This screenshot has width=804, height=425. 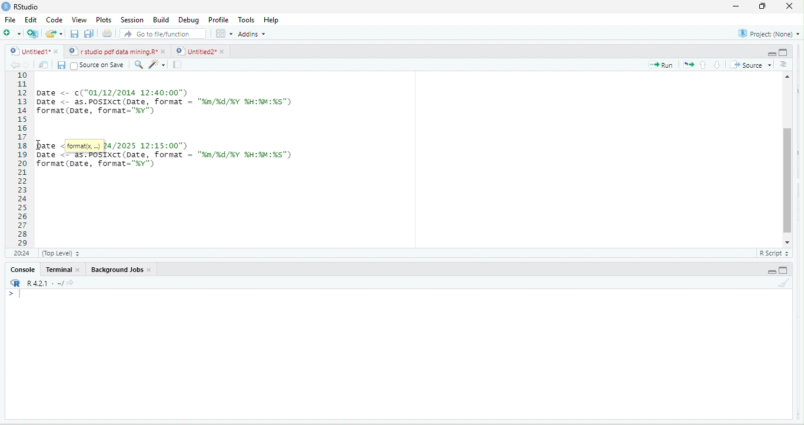 I want to click on Help, so click(x=272, y=21).